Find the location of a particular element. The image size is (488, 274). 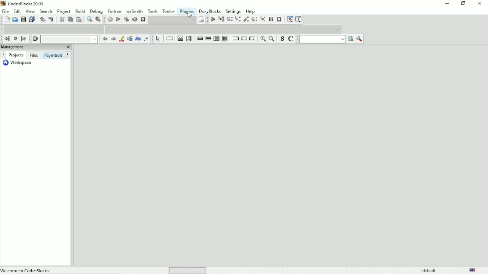

Clear is located at coordinates (35, 39).